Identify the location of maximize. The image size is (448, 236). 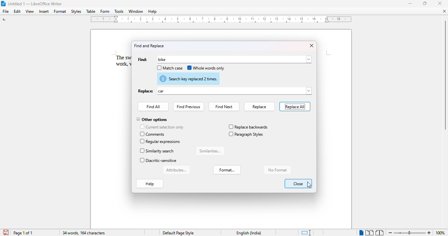
(425, 3).